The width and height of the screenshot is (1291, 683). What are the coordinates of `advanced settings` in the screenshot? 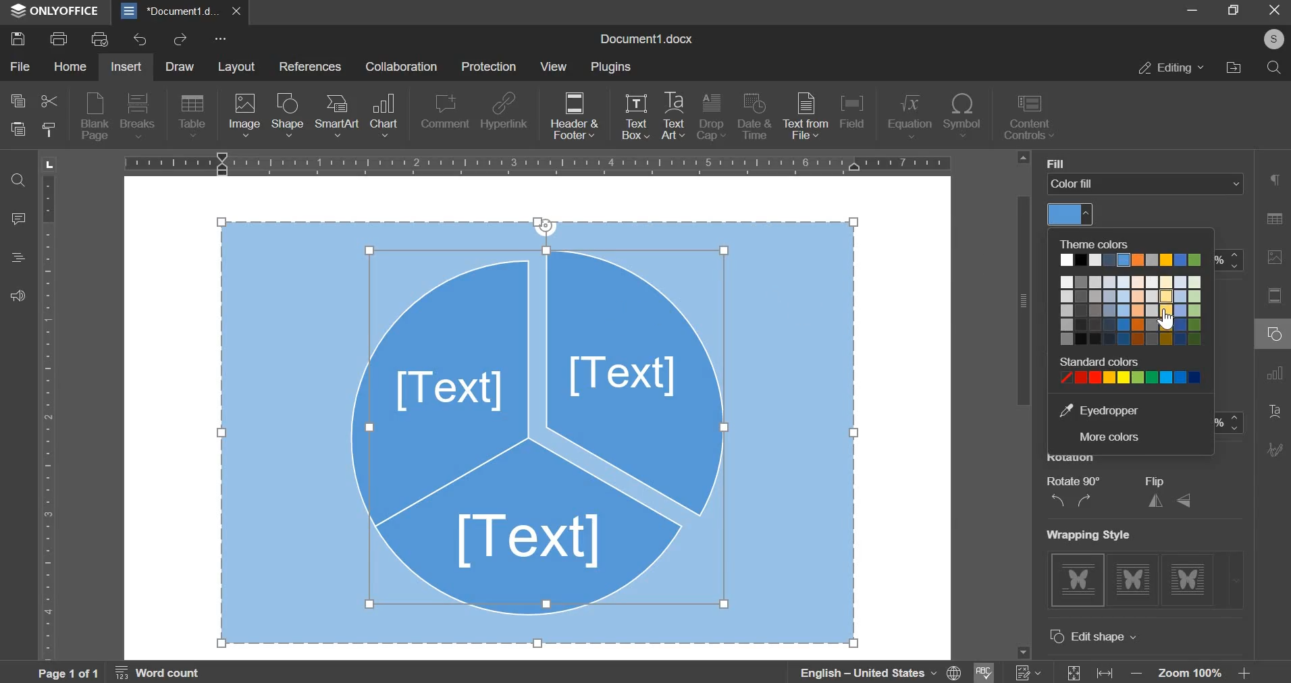 It's located at (1111, 636).